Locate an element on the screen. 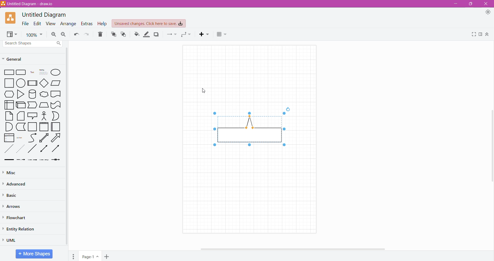  View is located at coordinates (12, 34).